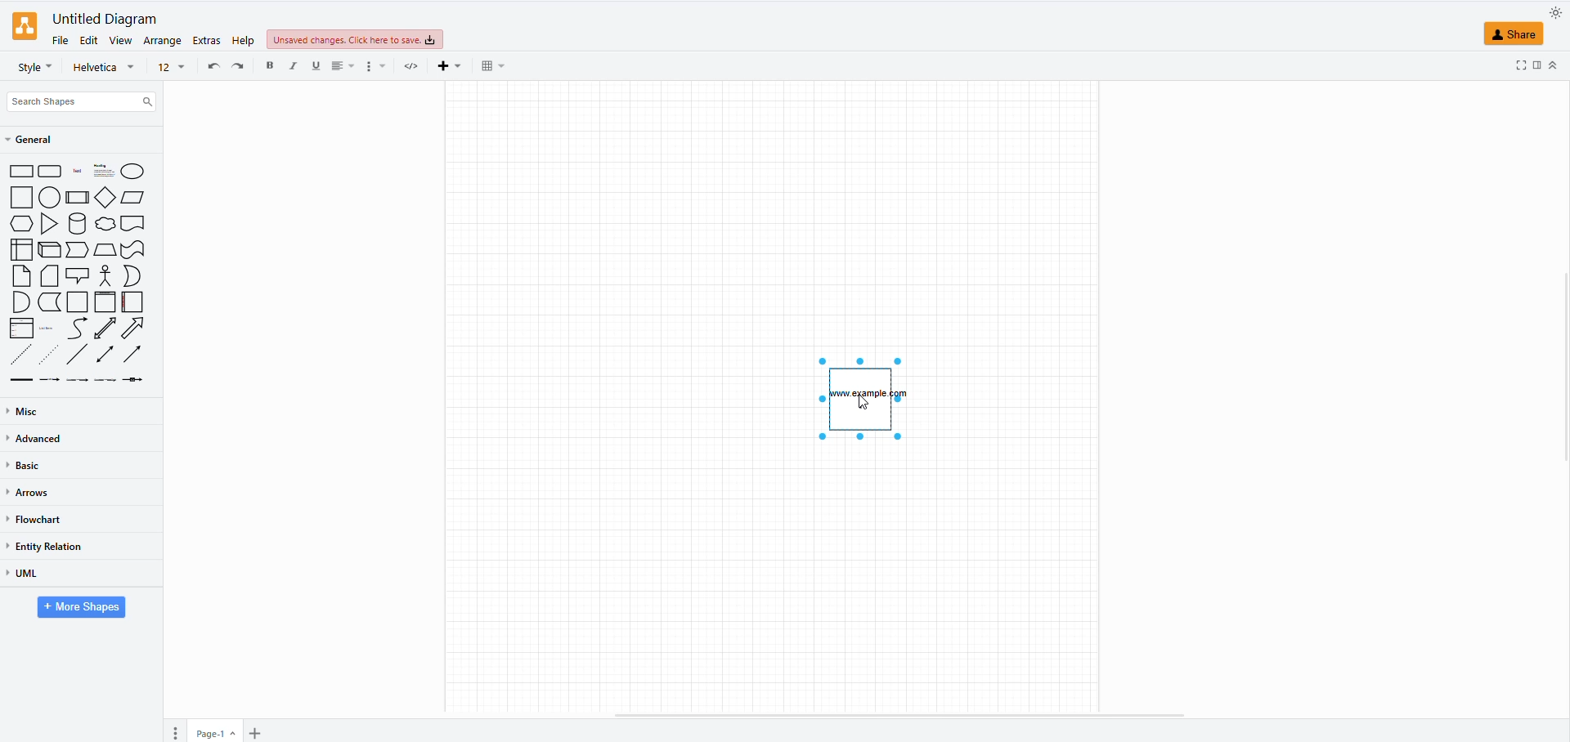 Image resolution: width=1570 pixels, height=742 pixels. Describe the element at coordinates (137, 357) in the screenshot. I see `directional container` at that location.